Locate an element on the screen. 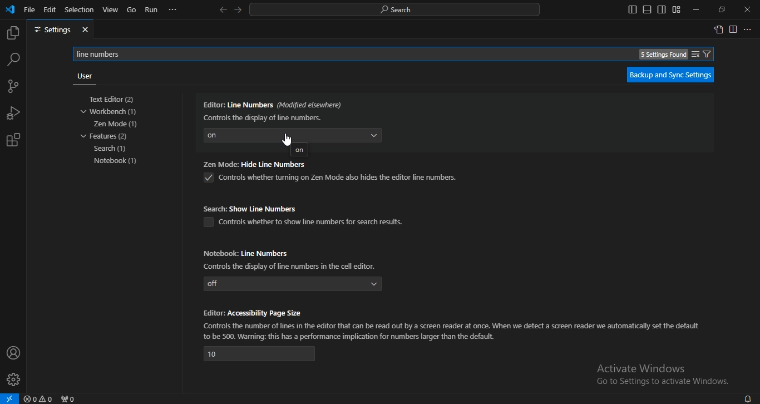 The image size is (760, 404). backup and sync settings is located at coordinates (670, 75).